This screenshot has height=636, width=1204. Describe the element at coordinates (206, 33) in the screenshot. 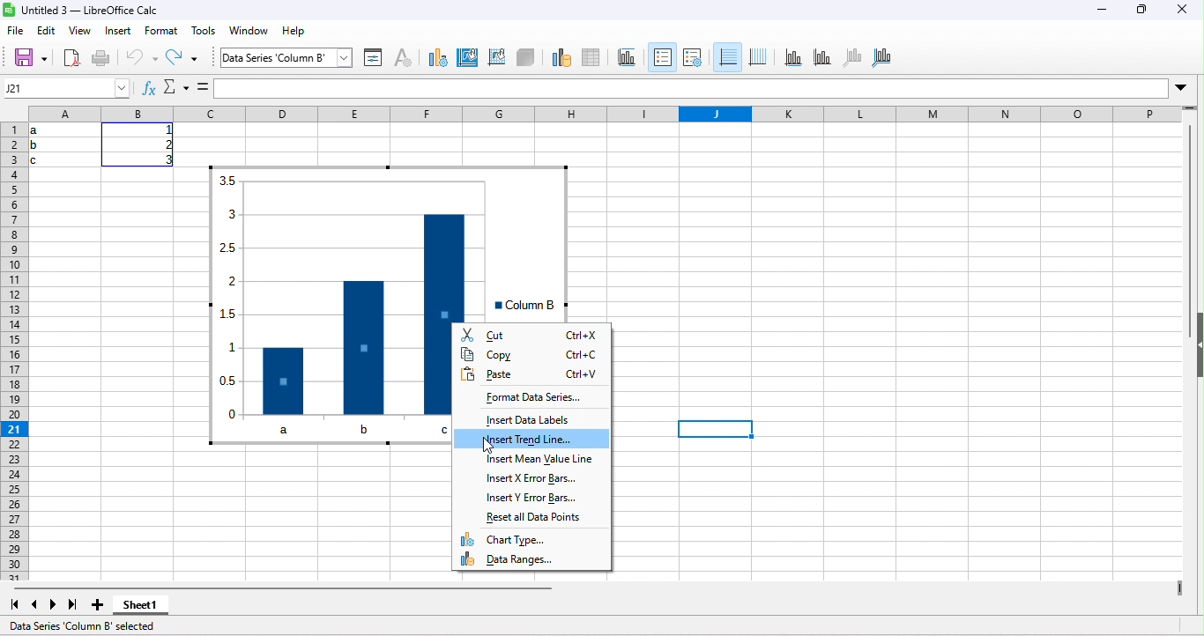

I see `tools` at that location.